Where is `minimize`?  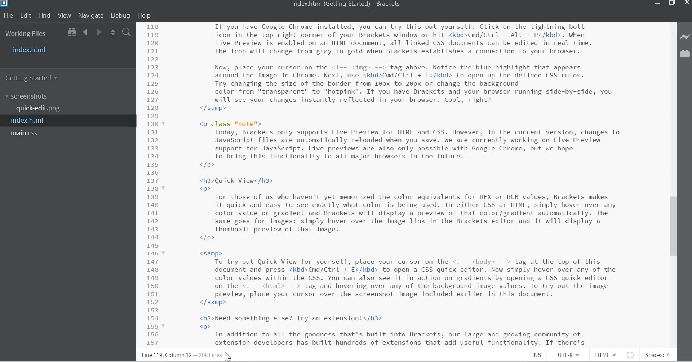
minimize is located at coordinates (656, 3).